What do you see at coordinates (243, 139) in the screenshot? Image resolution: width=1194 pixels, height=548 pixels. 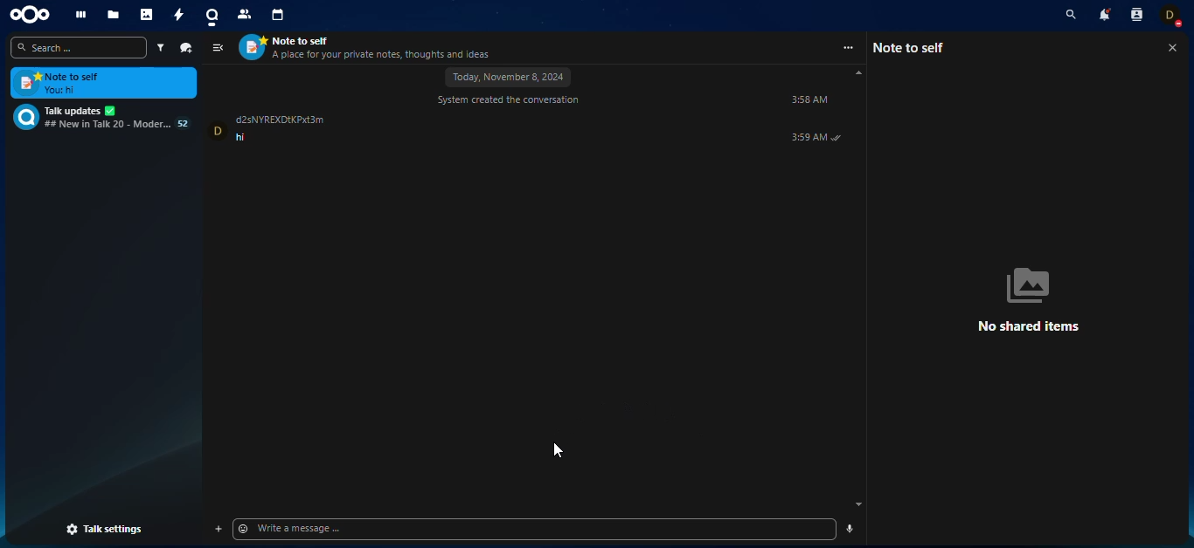 I see `message sent` at bounding box center [243, 139].